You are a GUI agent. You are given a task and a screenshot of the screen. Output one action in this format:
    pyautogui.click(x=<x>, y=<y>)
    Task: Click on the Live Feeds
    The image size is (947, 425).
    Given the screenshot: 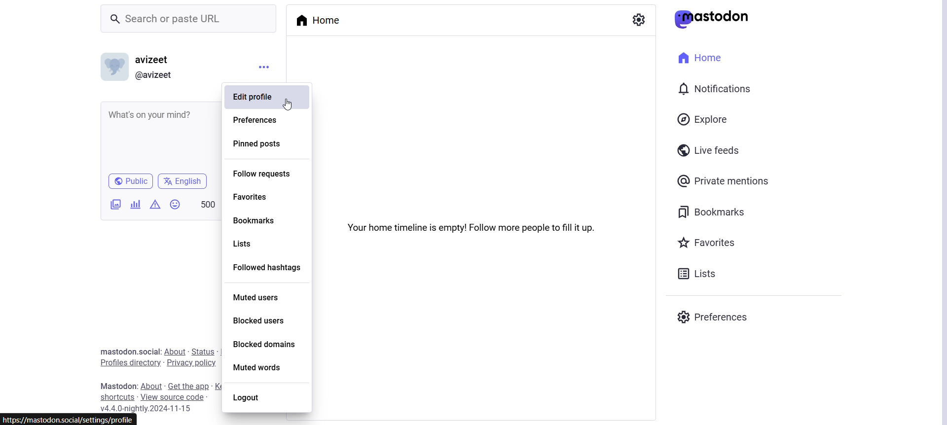 What is the action you would take?
    pyautogui.click(x=716, y=151)
    